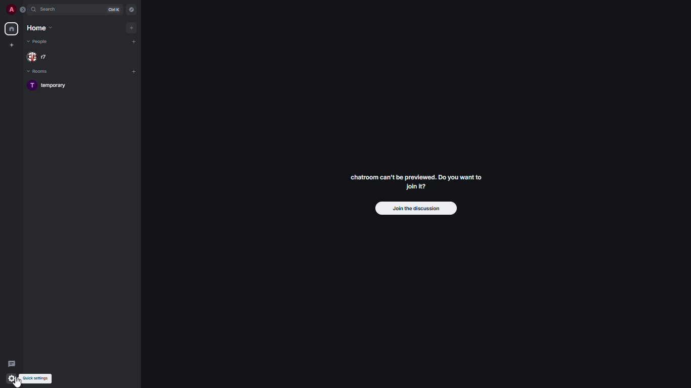  What do you see at coordinates (11, 362) in the screenshot?
I see `threads` at bounding box center [11, 362].